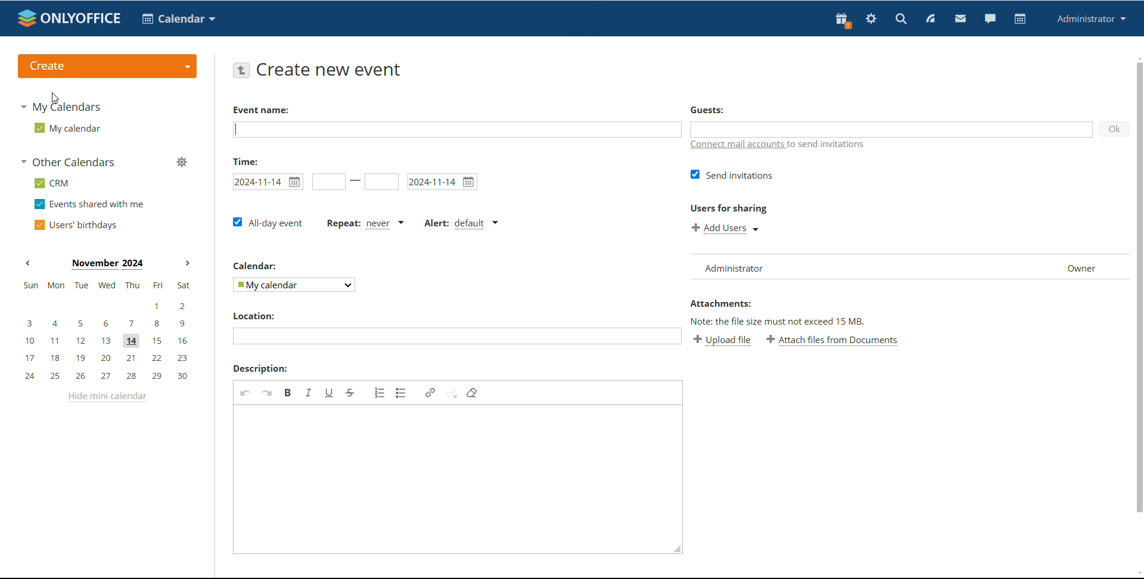 The height and width of the screenshot is (579, 1144). I want to click on bold, so click(288, 392).